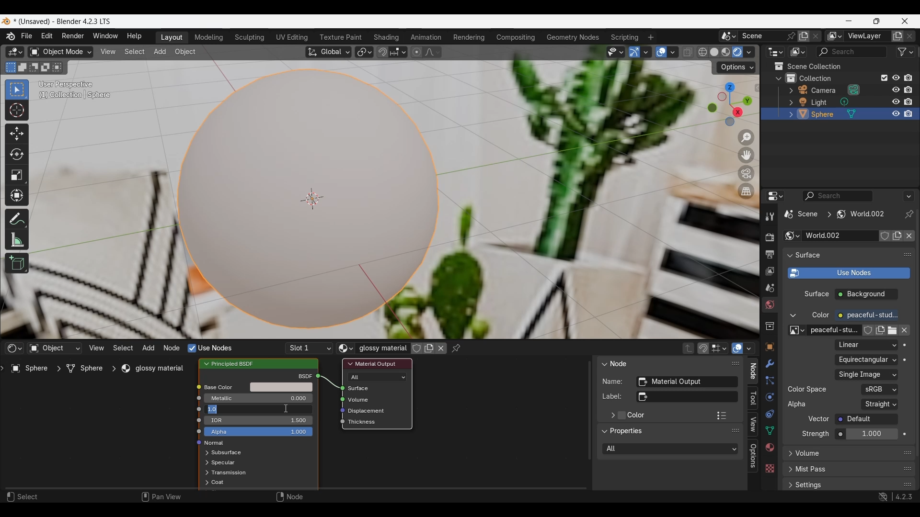 Image resolution: width=920 pixels, height=517 pixels. What do you see at coordinates (883, 497) in the screenshot?
I see `Show system preferences 'Network' panel to allow online access` at bounding box center [883, 497].